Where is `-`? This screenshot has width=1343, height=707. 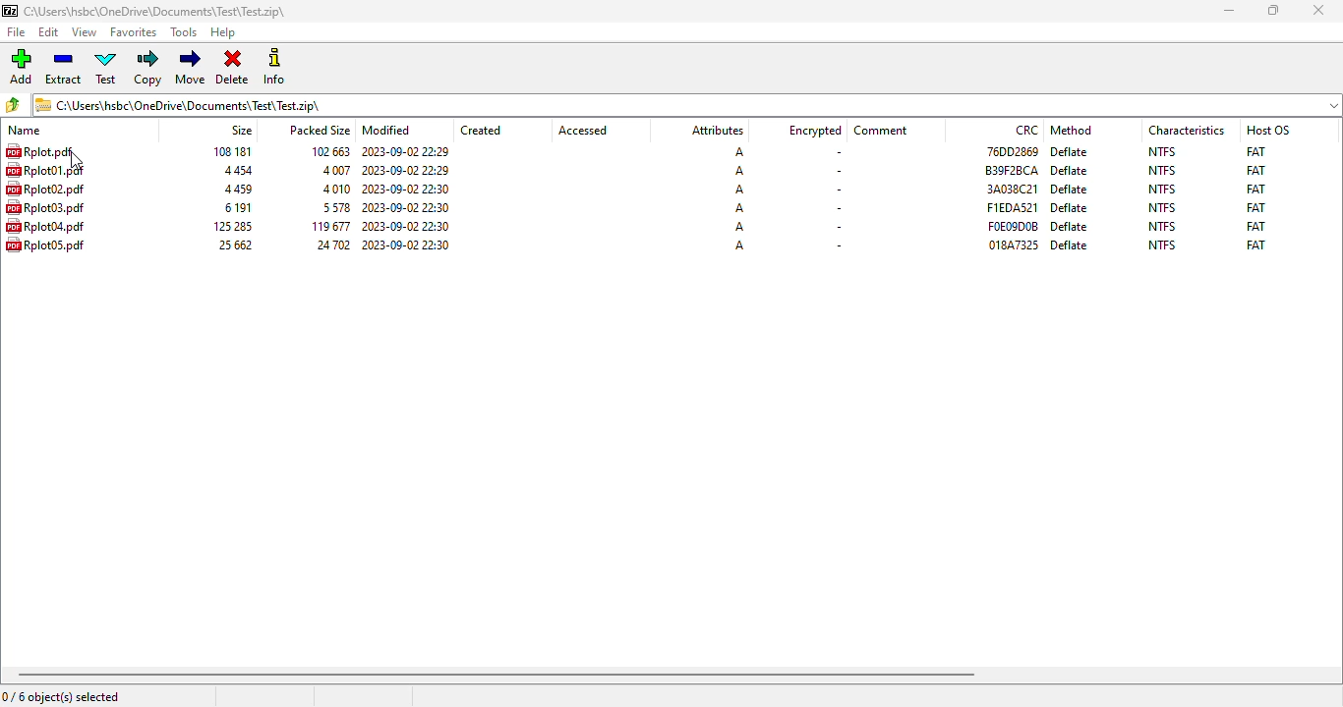 - is located at coordinates (836, 153).